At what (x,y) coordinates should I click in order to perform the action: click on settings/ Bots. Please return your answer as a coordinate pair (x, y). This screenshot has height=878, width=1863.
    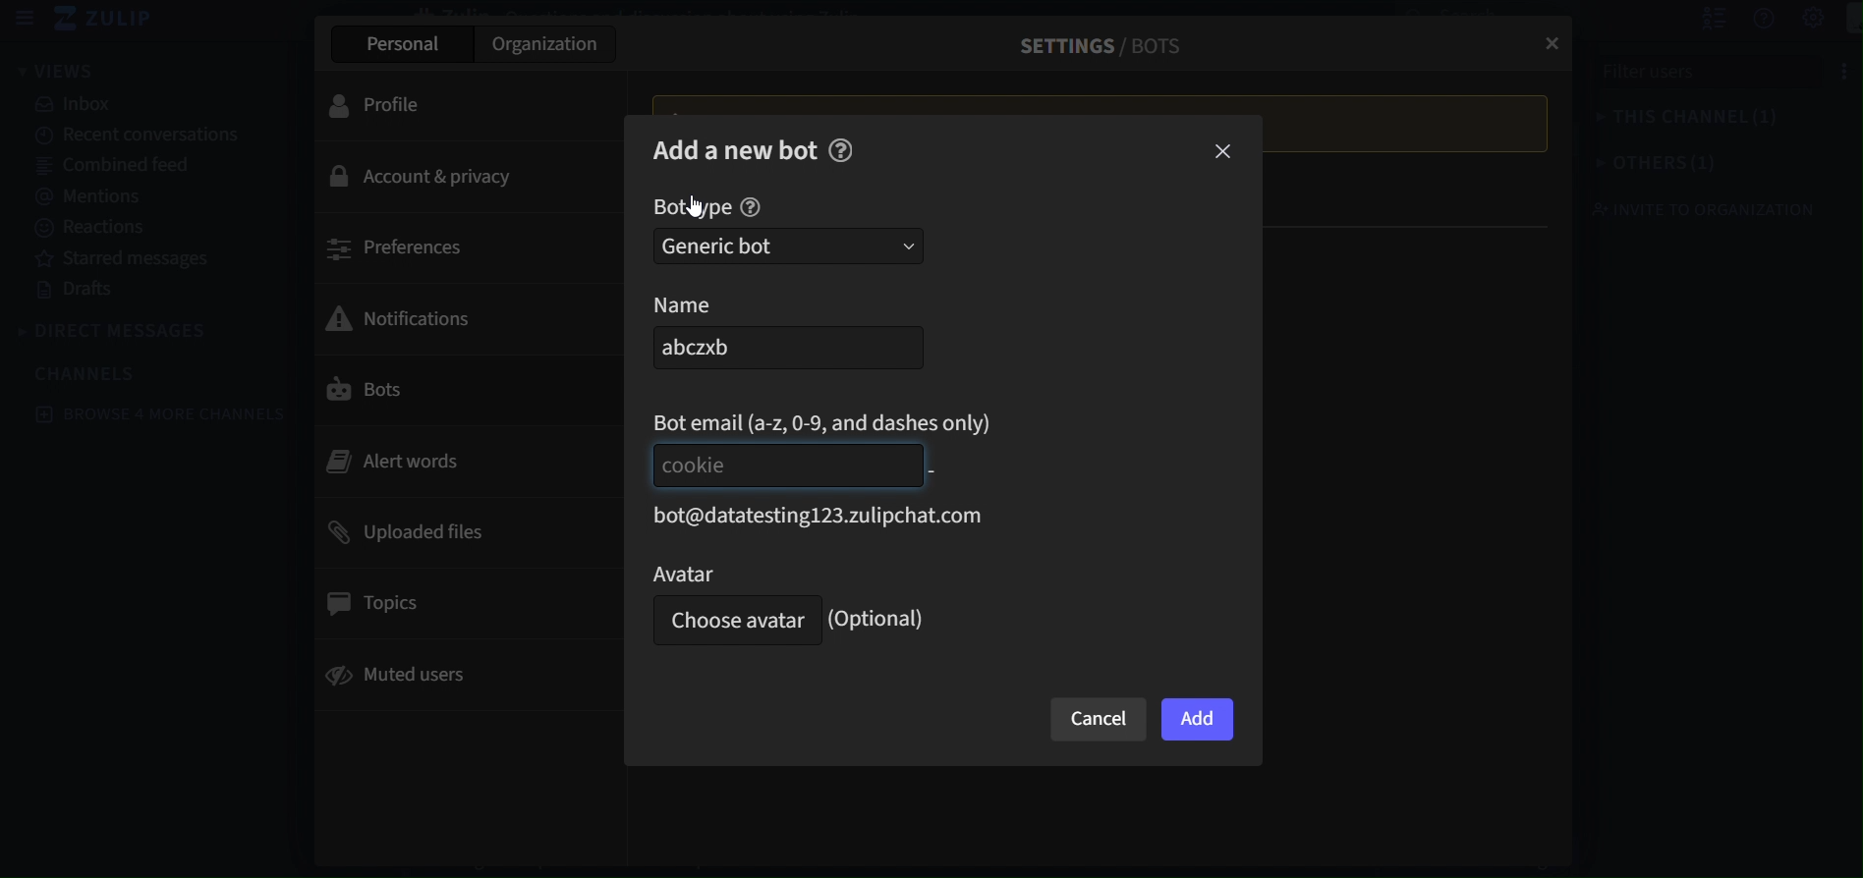
    Looking at the image, I should click on (1091, 45).